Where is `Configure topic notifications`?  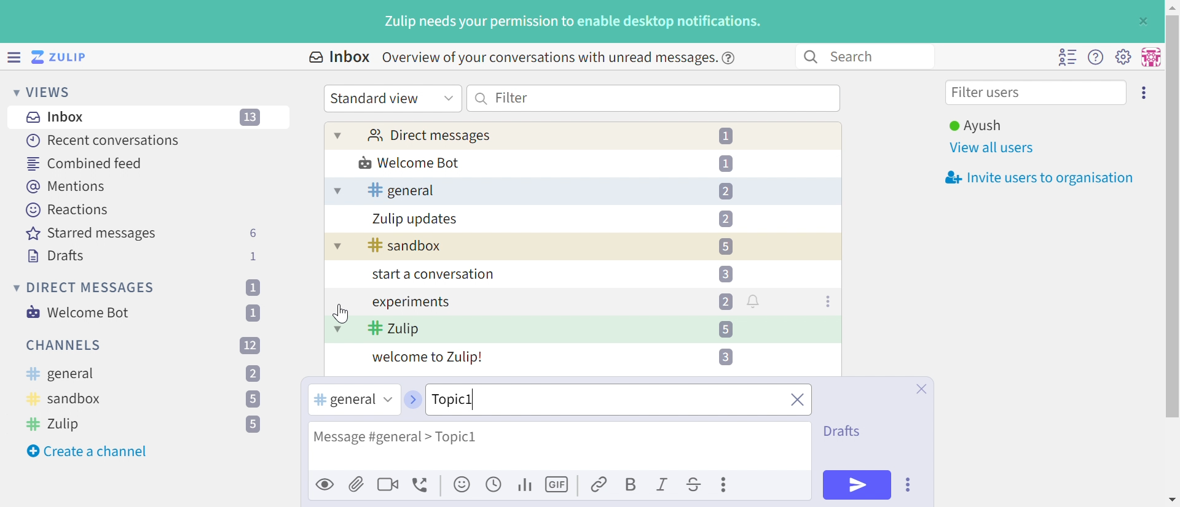
Configure topic notifications is located at coordinates (755, 301).